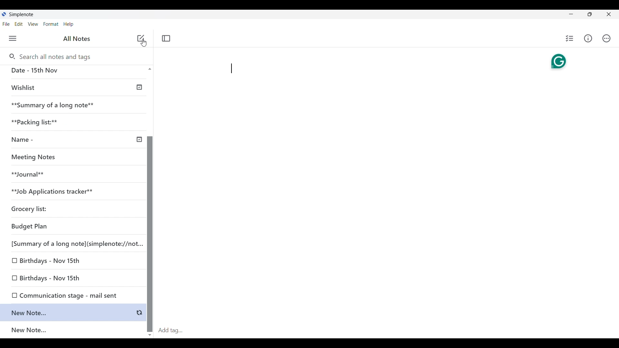 The width and height of the screenshot is (619, 348). I want to click on New Note..., so click(74, 331).